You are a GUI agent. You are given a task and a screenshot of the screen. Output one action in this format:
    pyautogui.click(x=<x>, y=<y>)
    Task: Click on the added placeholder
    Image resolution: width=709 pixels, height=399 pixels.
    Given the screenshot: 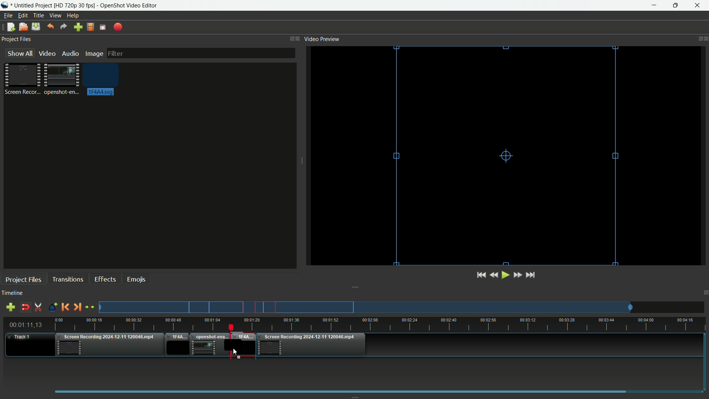 What is the action you would take?
    pyautogui.click(x=177, y=345)
    